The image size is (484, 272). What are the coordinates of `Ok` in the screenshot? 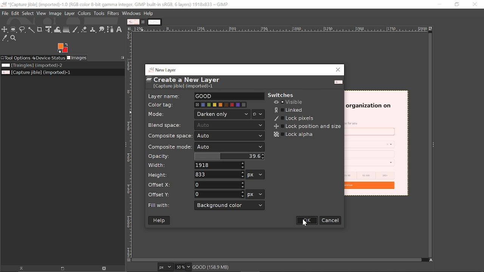 It's located at (307, 221).